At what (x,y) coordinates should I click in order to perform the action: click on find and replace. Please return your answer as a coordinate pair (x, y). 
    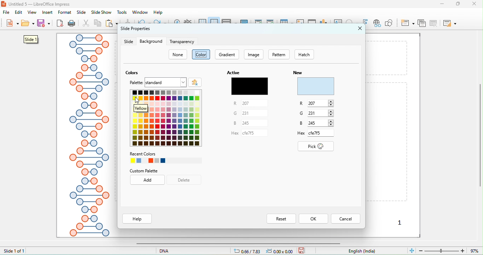
    Looking at the image, I should click on (176, 24).